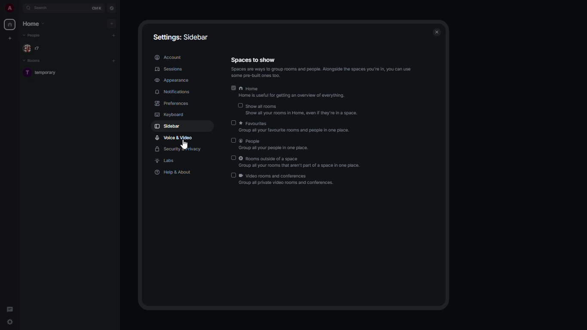 This screenshot has width=587, height=330. What do you see at coordinates (437, 32) in the screenshot?
I see `close` at bounding box center [437, 32].